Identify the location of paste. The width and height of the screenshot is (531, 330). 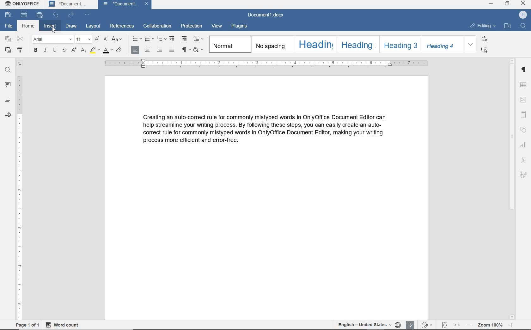
(8, 51).